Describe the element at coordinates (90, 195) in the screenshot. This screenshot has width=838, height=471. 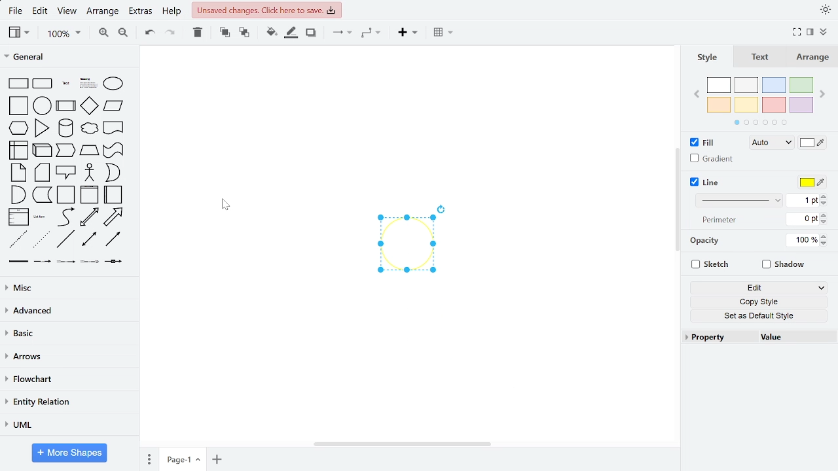
I see `vertical container` at that location.